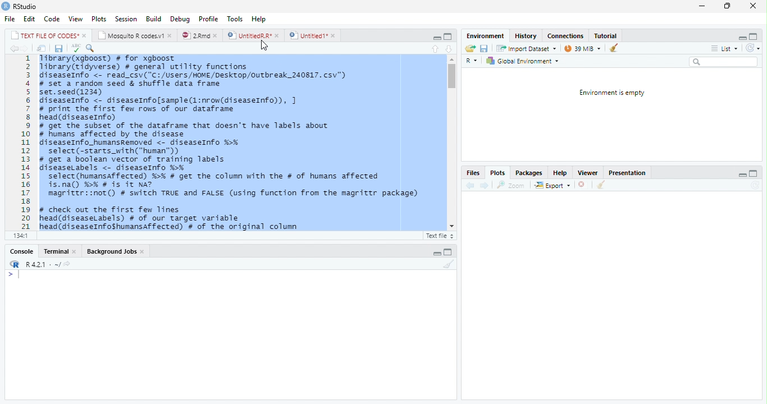 The height and width of the screenshot is (404, 767). I want to click on Plots, so click(98, 19).